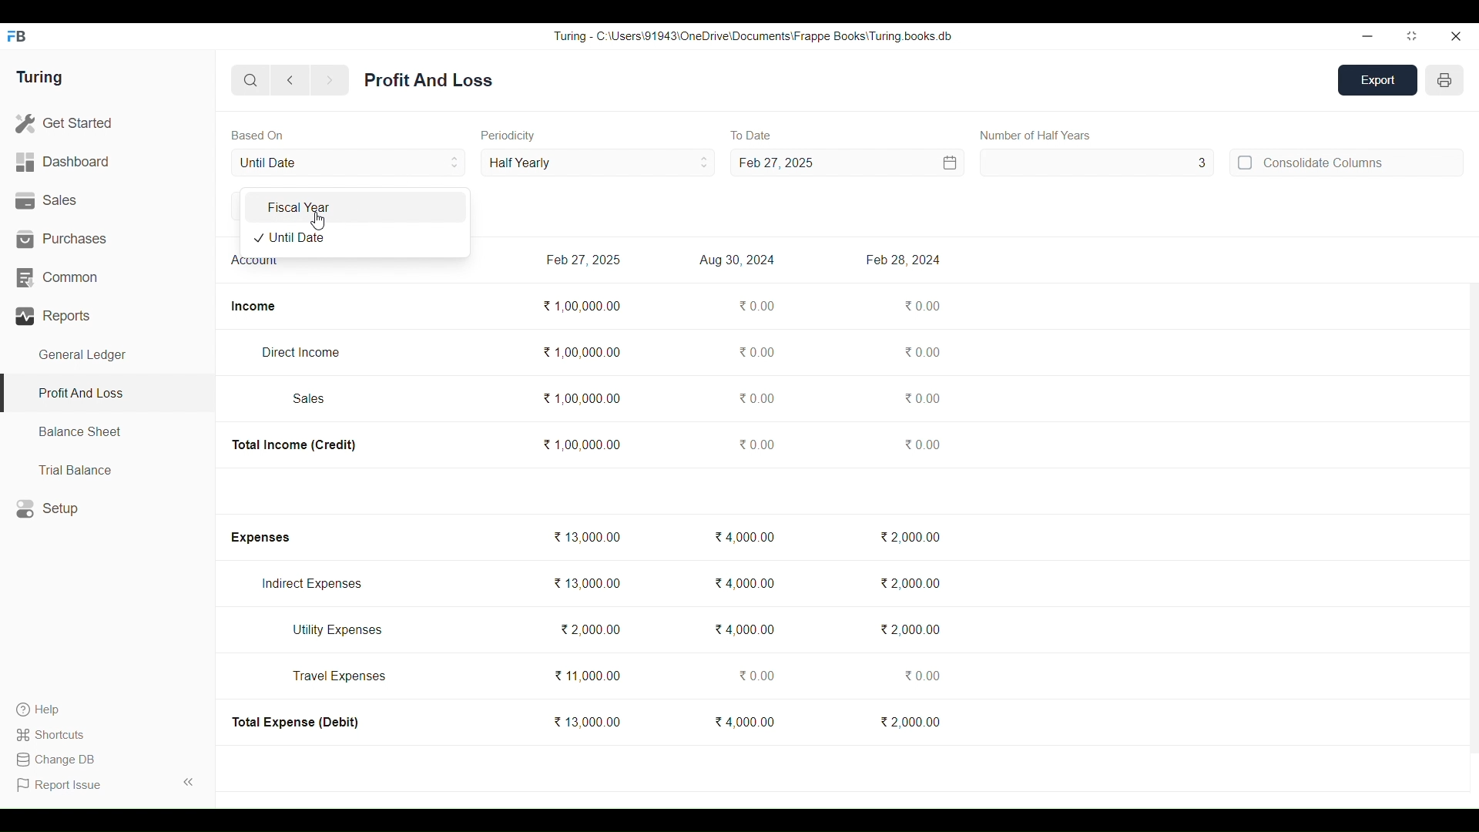 Image resolution: width=1479 pixels, height=832 pixels. What do you see at coordinates (902, 260) in the screenshot?
I see `Feb 28, 2024` at bounding box center [902, 260].